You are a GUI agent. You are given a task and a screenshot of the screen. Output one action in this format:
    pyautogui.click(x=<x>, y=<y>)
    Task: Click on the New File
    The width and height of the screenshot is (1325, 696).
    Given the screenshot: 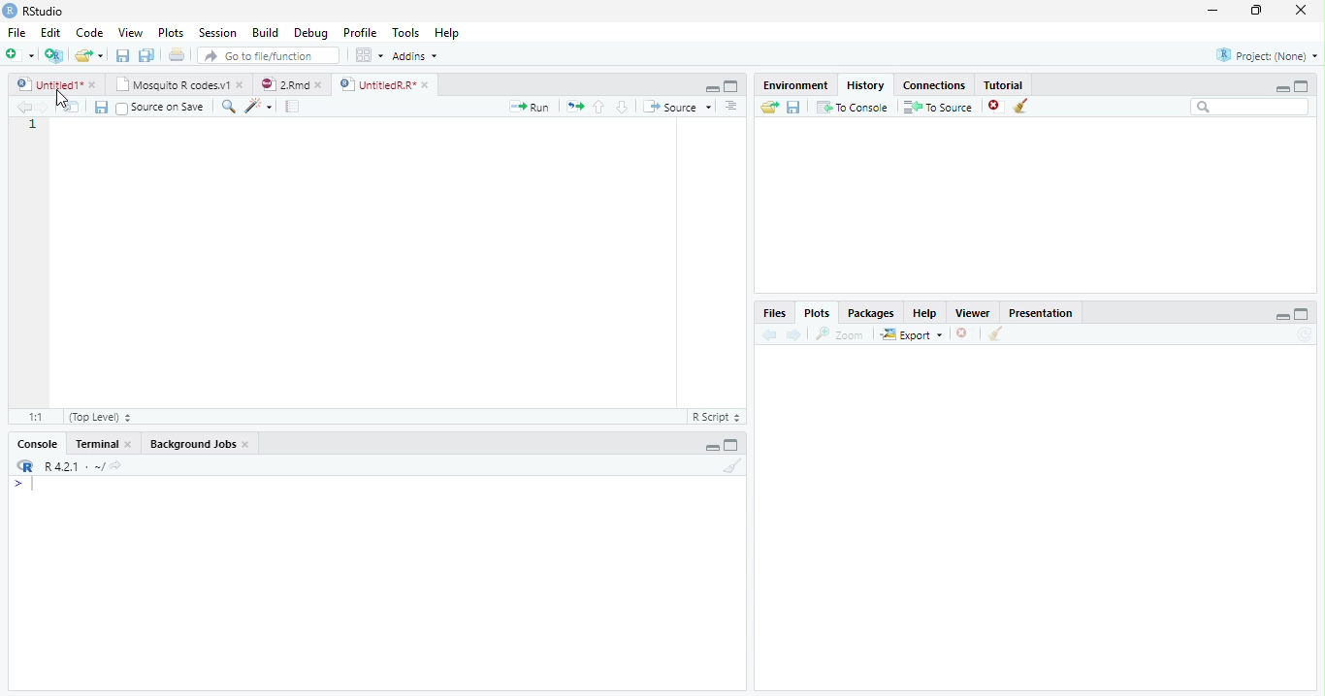 What is the action you would take?
    pyautogui.click(x=20, y=55)
    